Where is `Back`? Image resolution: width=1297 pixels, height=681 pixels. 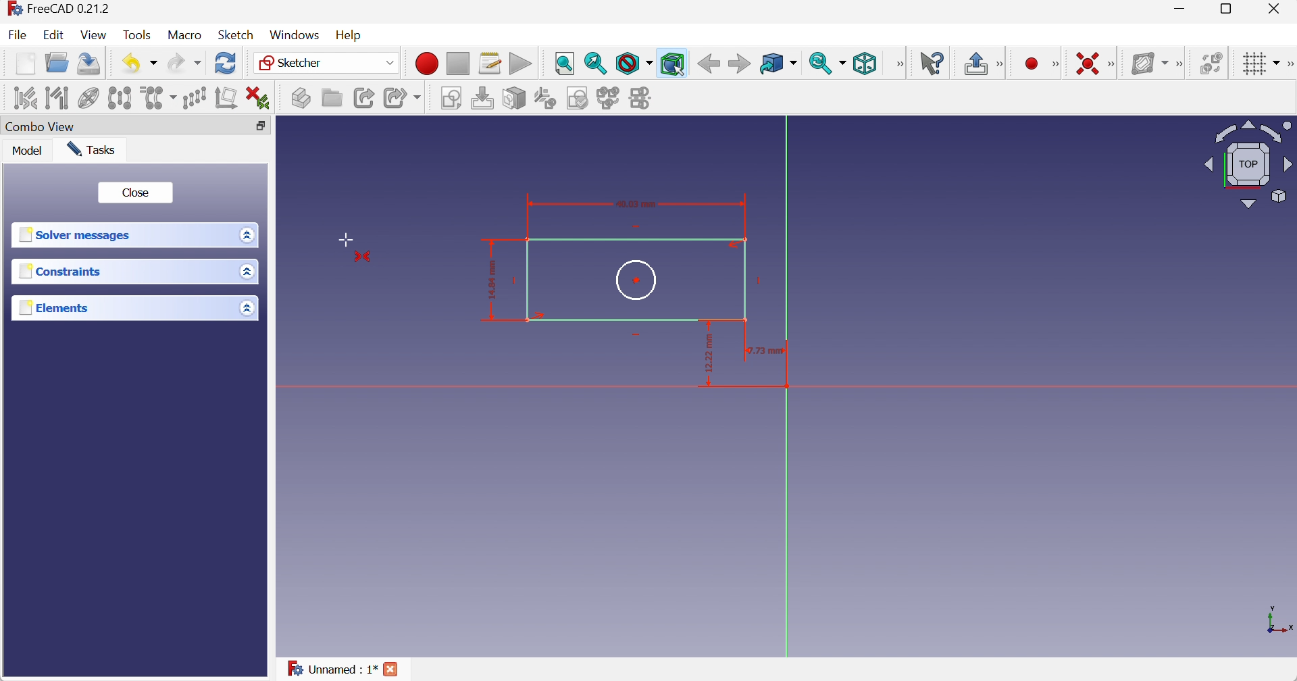 Back is located at coordinates (708, 64).